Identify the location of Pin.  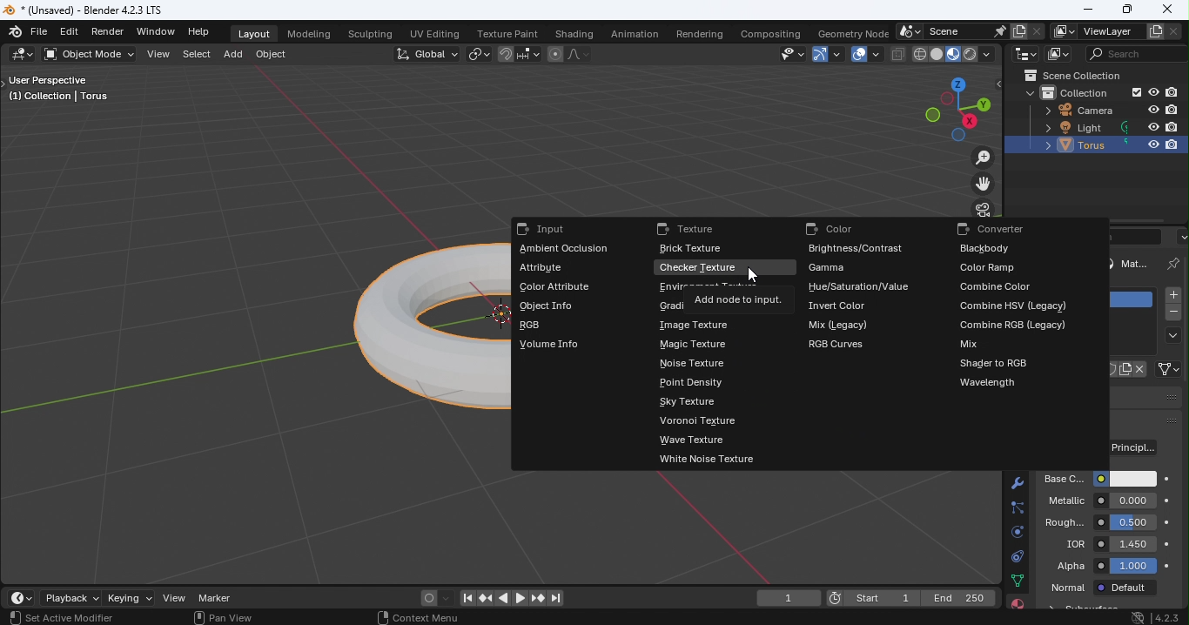
(1175, 264).